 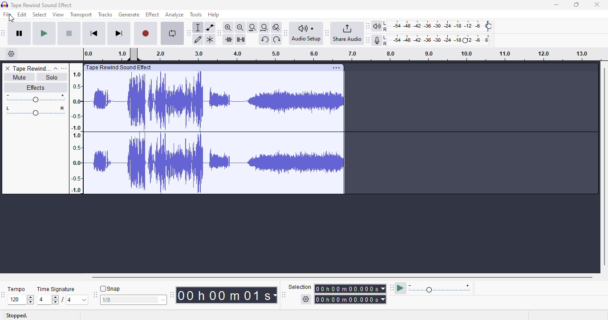 I want to click on fit project to width, so click(x=264, y=27).